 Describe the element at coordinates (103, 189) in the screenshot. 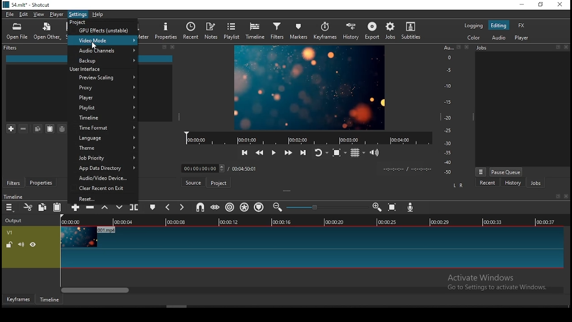

I see `clear recent on exit` at that location.